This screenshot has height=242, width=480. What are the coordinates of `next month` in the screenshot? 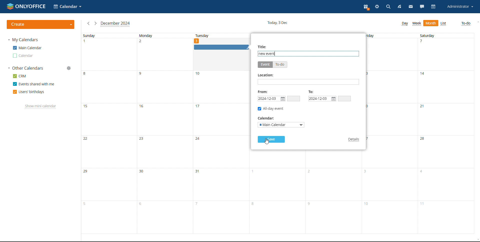 It's located at (95, 24).